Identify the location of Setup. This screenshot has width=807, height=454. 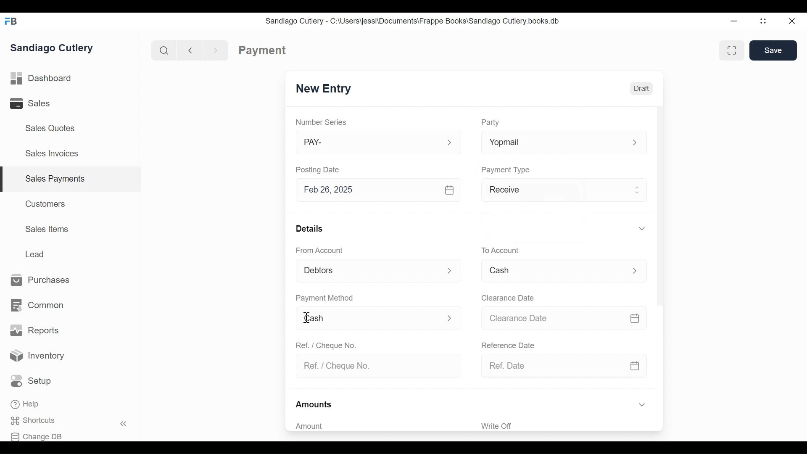
(33, 381).